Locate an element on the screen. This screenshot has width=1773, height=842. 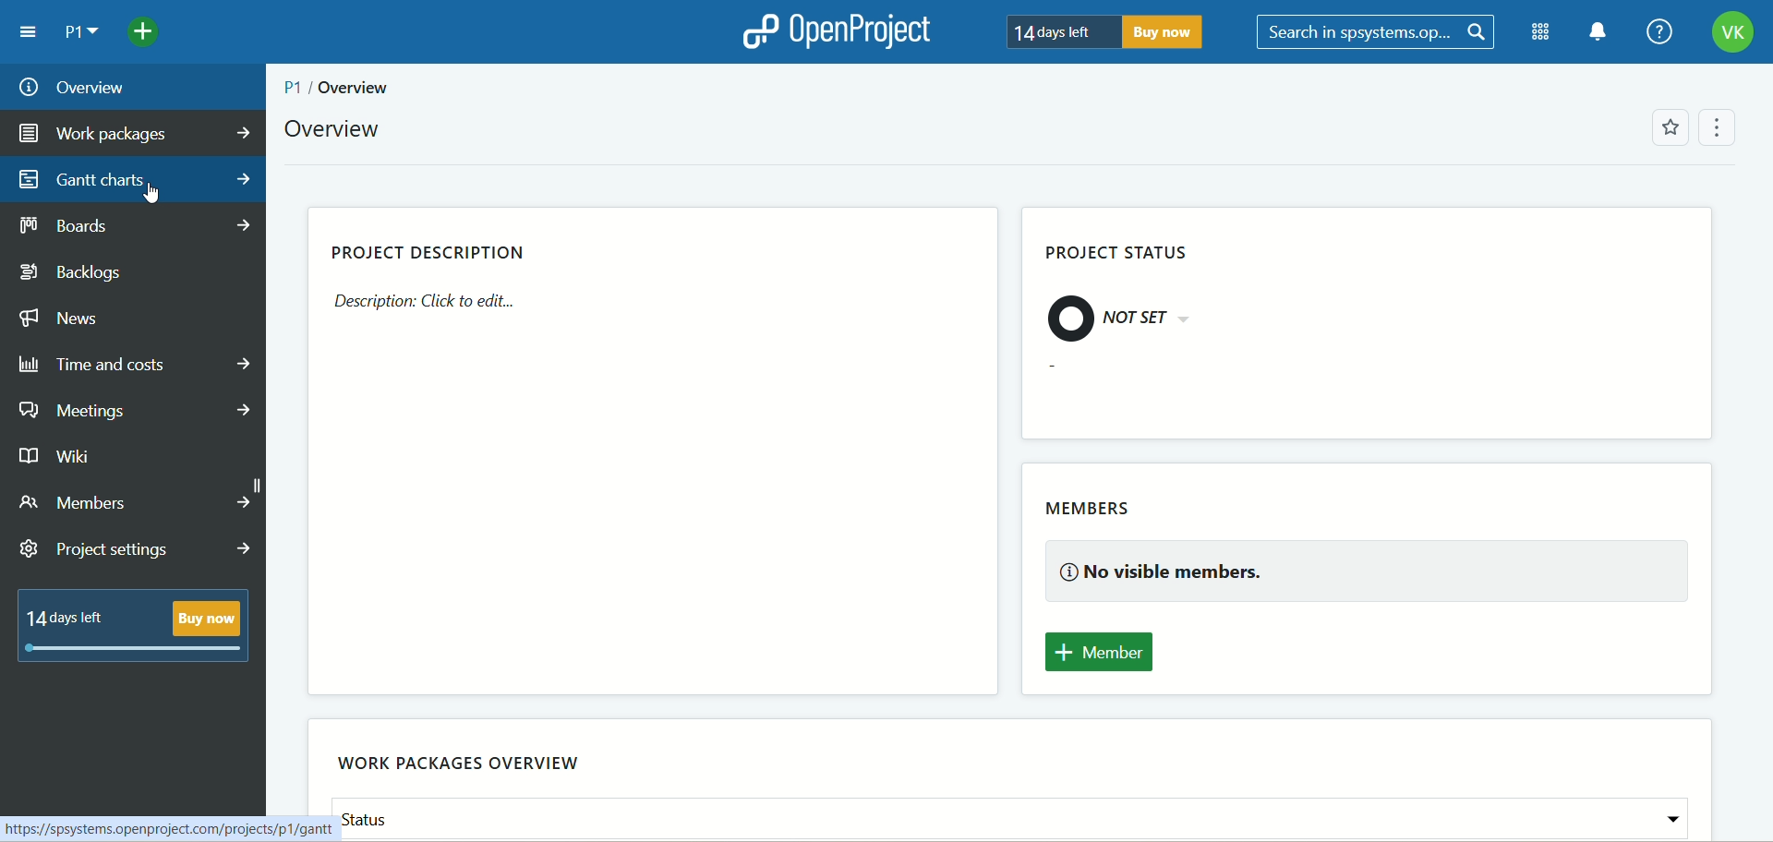
boards is located at coordinates (139, 226).